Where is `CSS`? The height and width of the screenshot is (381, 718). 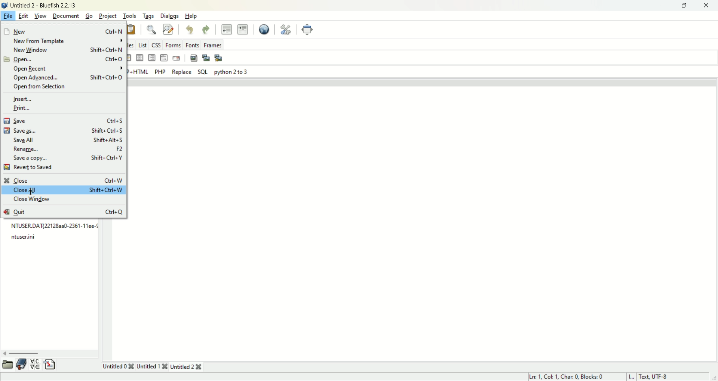
CSS is located at coordinates (156, 44).